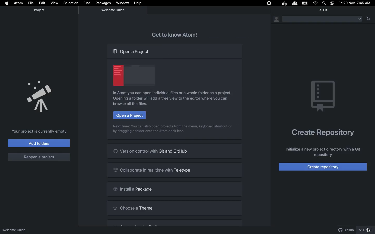 The width and height of the screenshot is (375, 234). I want to click on Project, so click(39, 10).